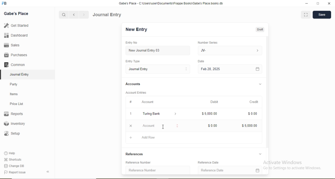  Describe the element at coordinates (330, 3) in the screenshot. I see `close` at that location.